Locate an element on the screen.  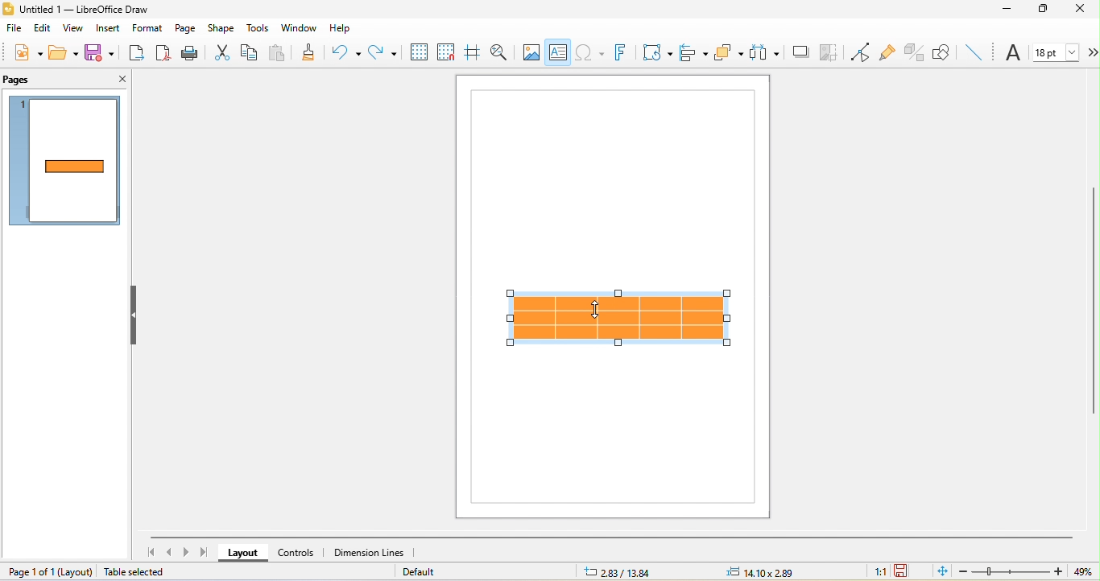
zoom is located at coordinates (1010, 572).